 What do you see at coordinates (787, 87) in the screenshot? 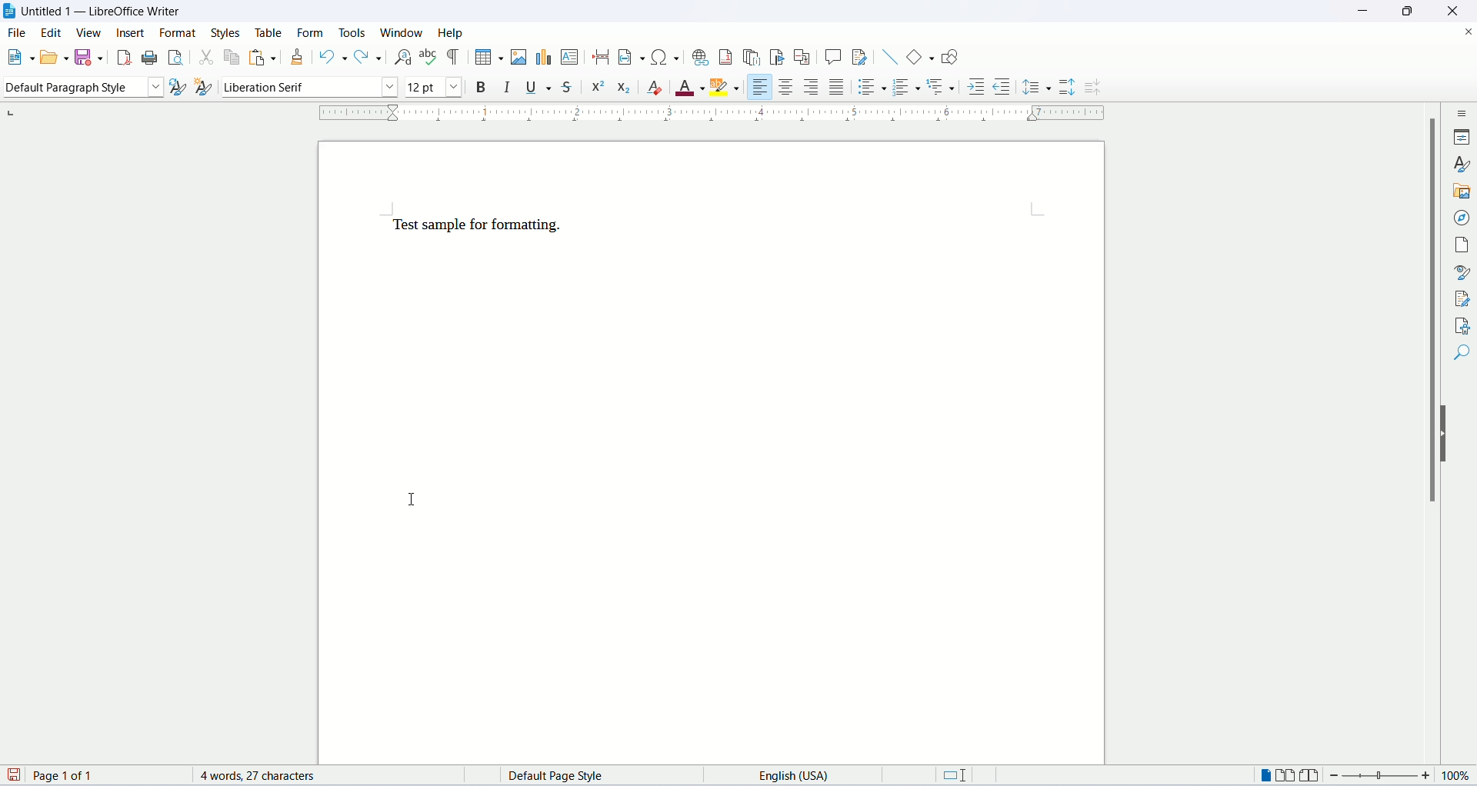
I see `align center` at bounding box center [787, 87].